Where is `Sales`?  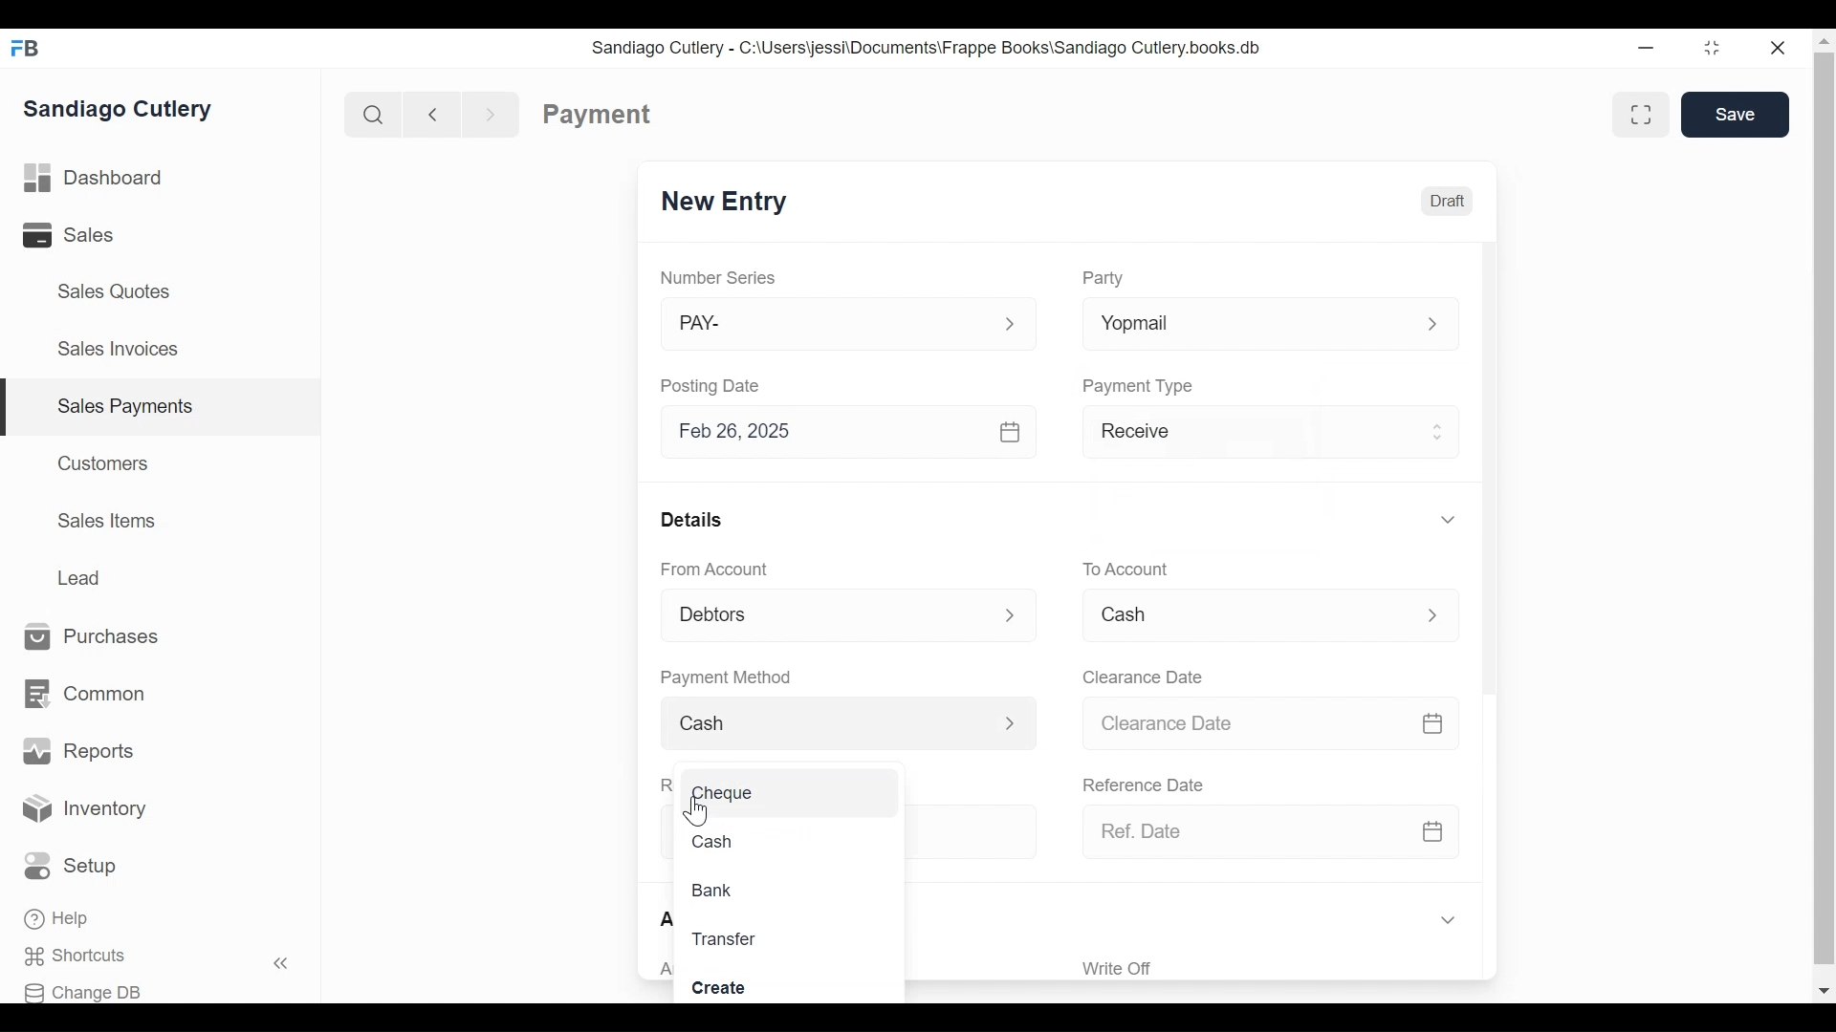
Sales is located at coordinates (82, 235).